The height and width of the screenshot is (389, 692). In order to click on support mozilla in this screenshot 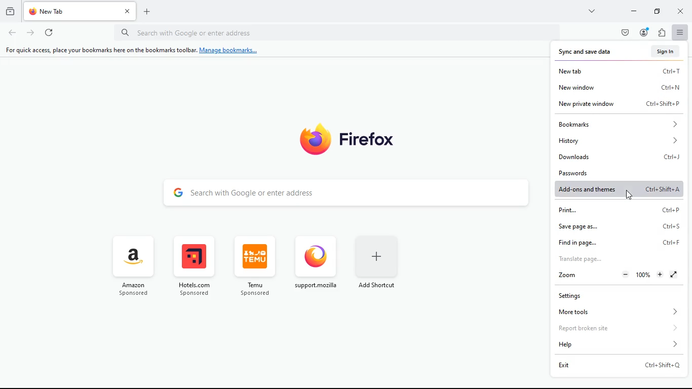, I will do `click(315, 262)`.